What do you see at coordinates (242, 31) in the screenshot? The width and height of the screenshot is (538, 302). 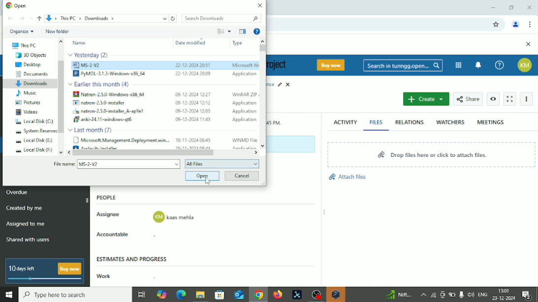 I see `Show the previous pane` at bounding box center [242, 31].